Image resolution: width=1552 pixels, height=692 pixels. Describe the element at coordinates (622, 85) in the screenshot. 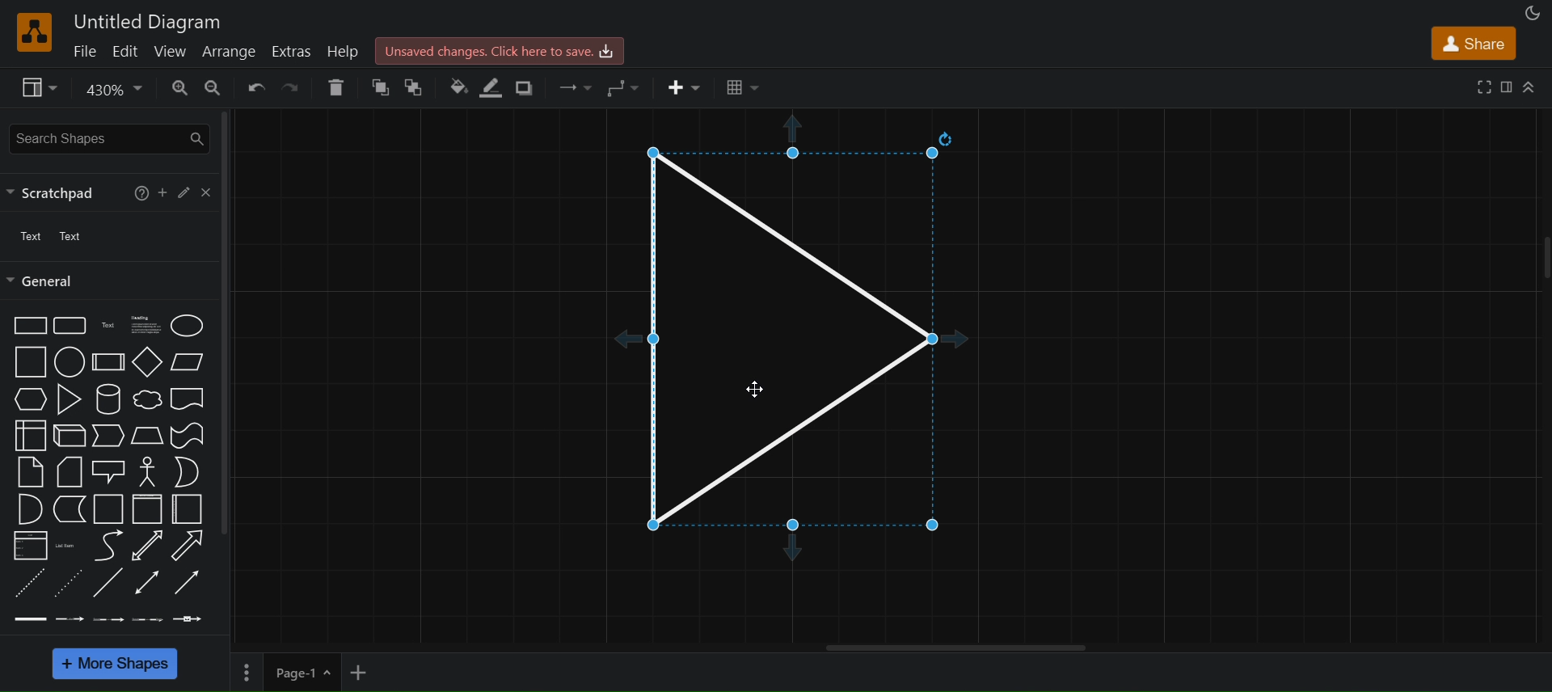

I see `waypoints` at that location.